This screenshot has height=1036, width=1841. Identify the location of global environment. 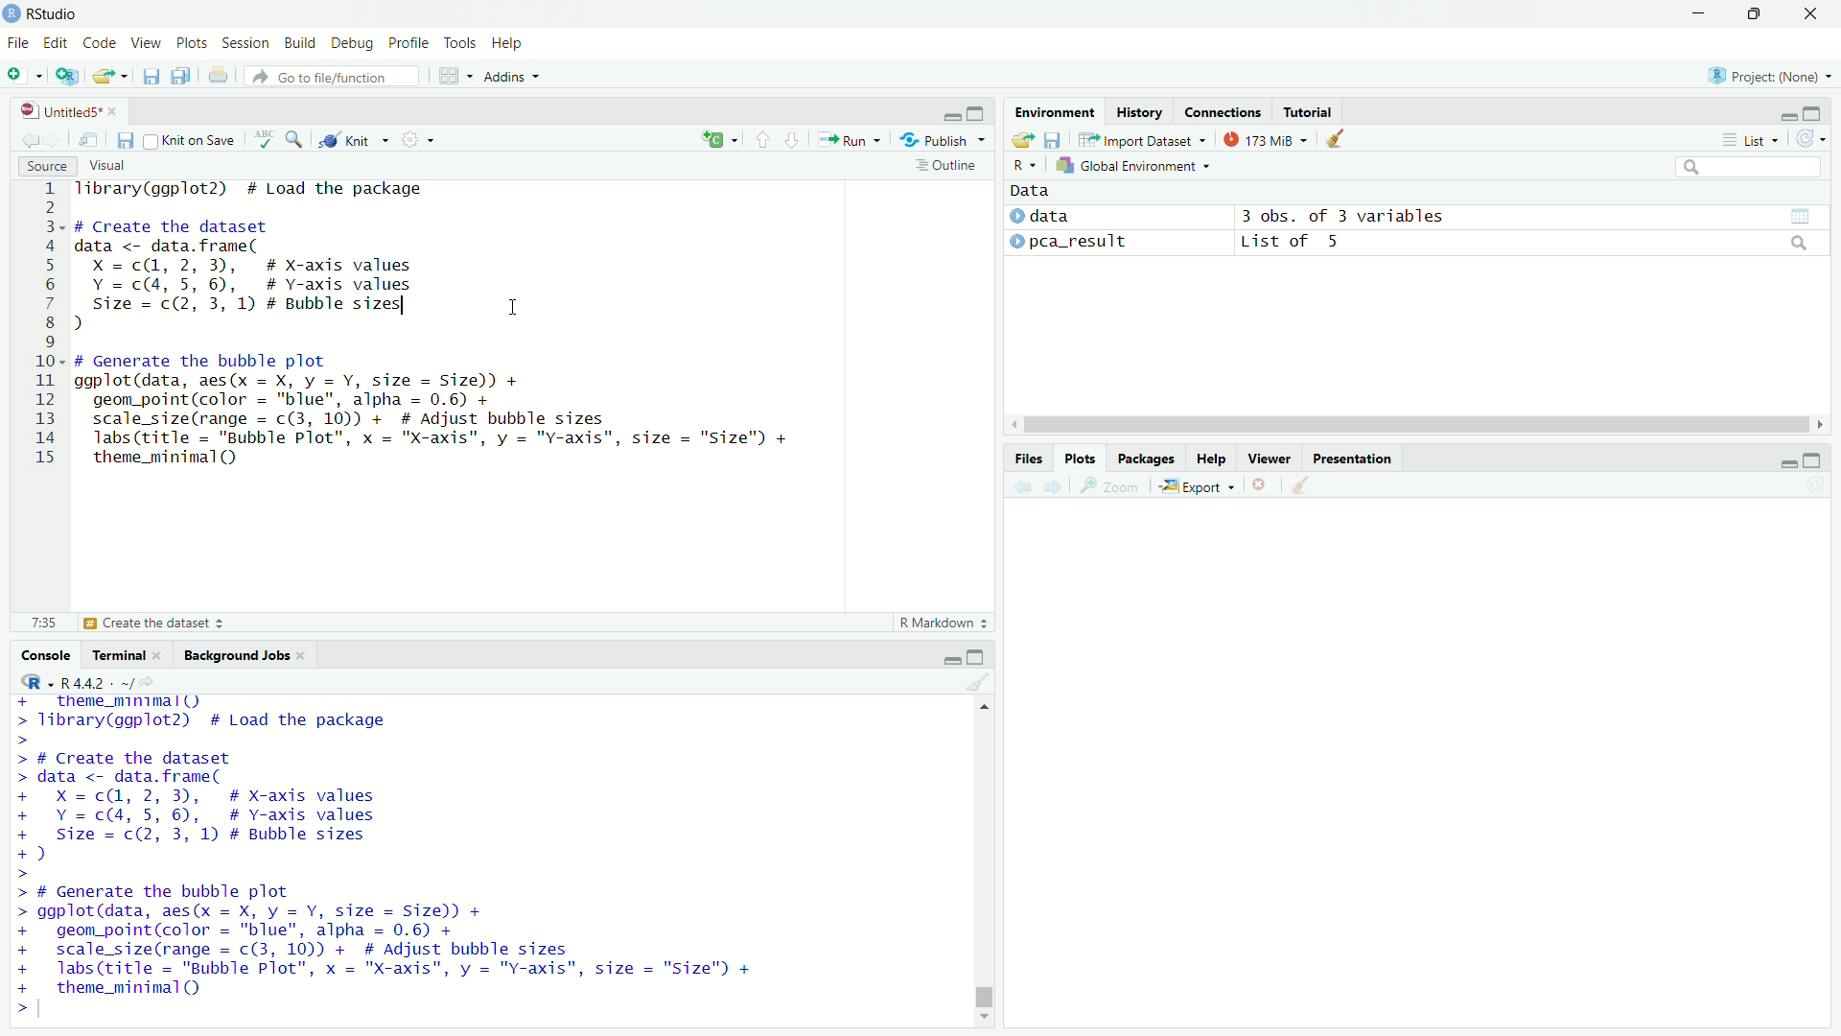
(1136, 164).